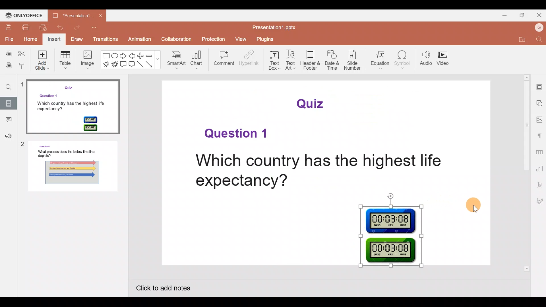 The image size is (546, 307). What do you see at coordinates (333, 61) in the screenshot?
I see `Date & time` at bounding box center [333, 61].